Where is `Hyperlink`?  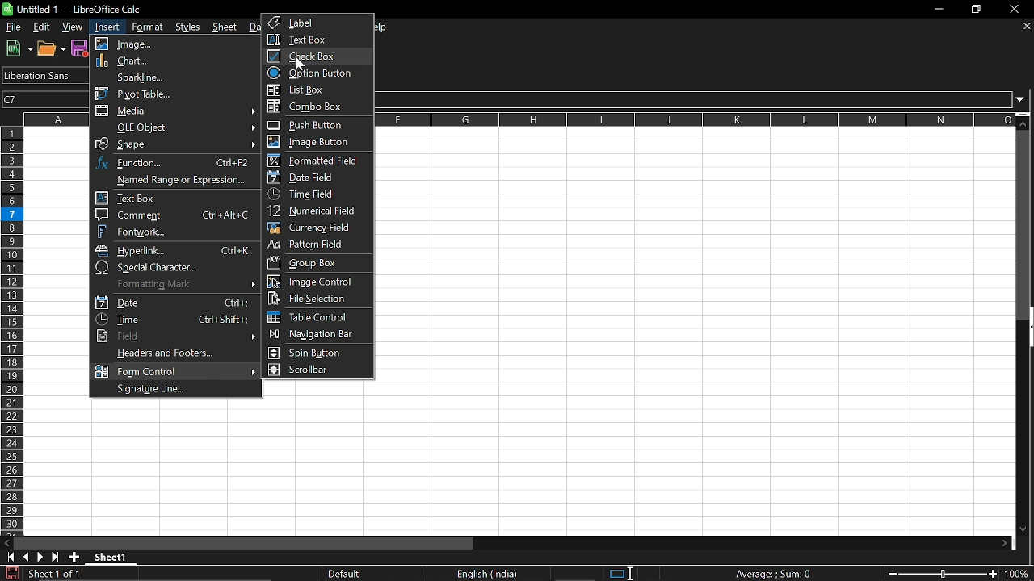 Hyperlink is located at coordinates (174, 251).